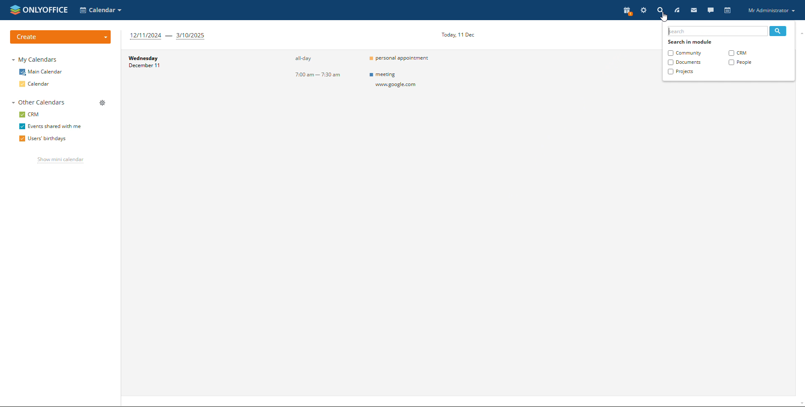  I want to click on profile, so click(771, 10).